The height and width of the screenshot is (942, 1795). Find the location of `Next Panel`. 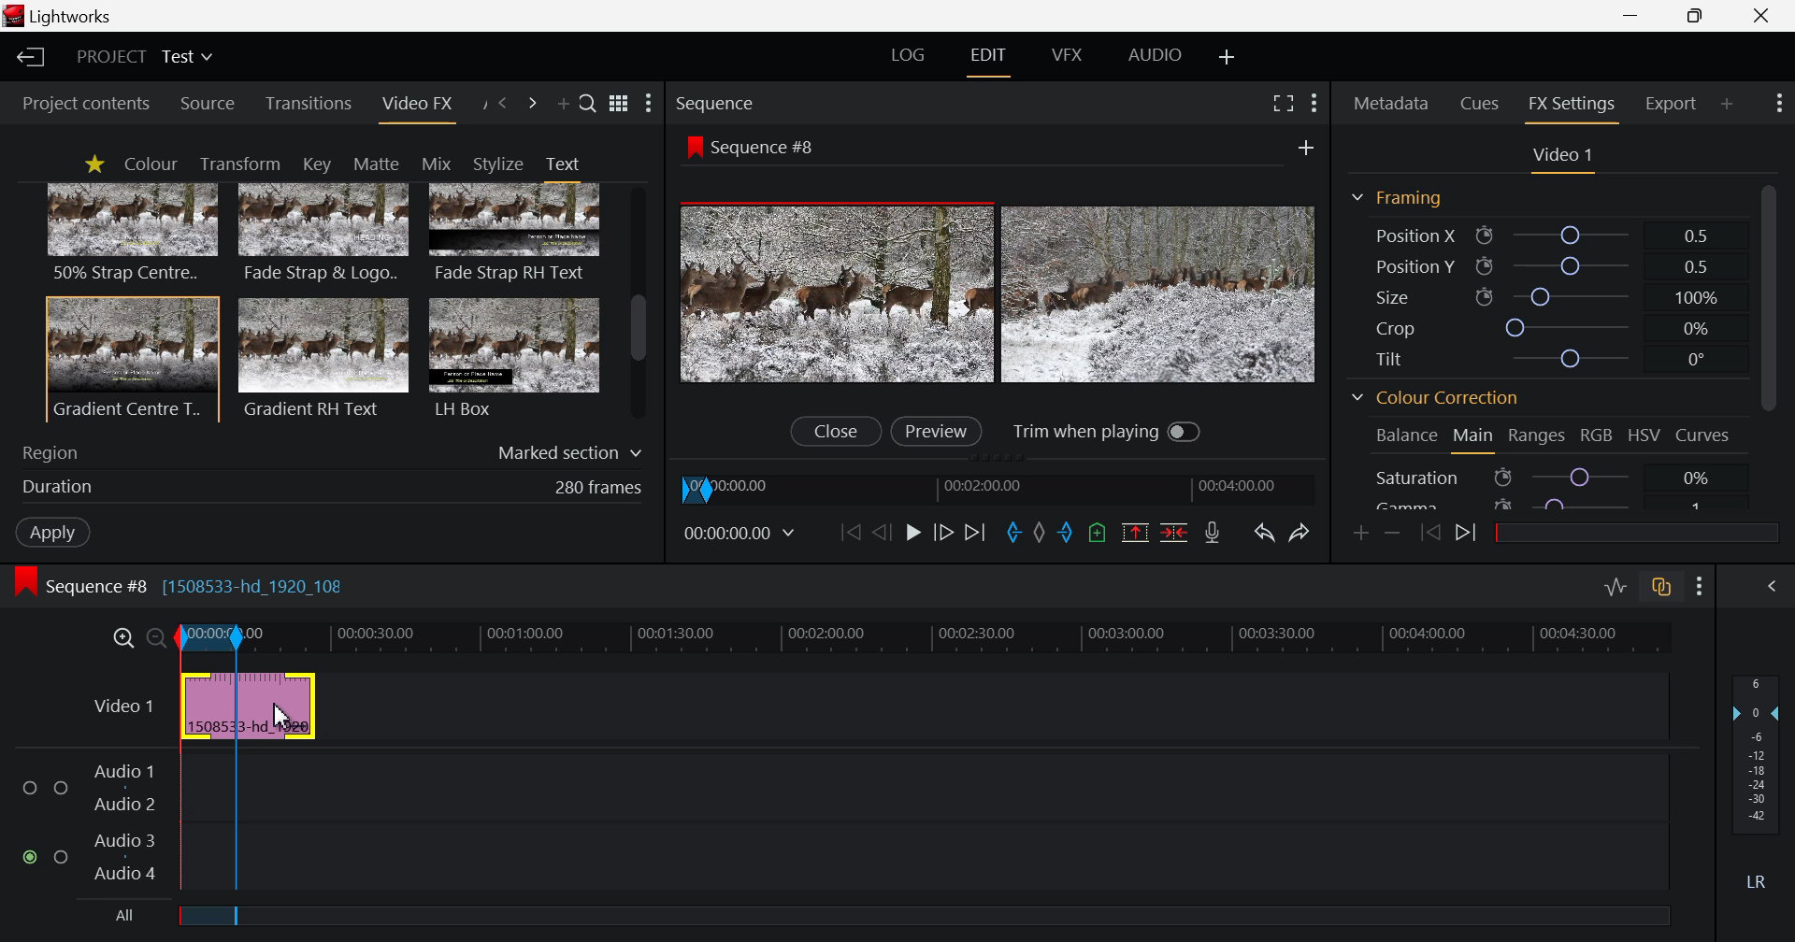

Next Panel is located at coordinates (532, 104).